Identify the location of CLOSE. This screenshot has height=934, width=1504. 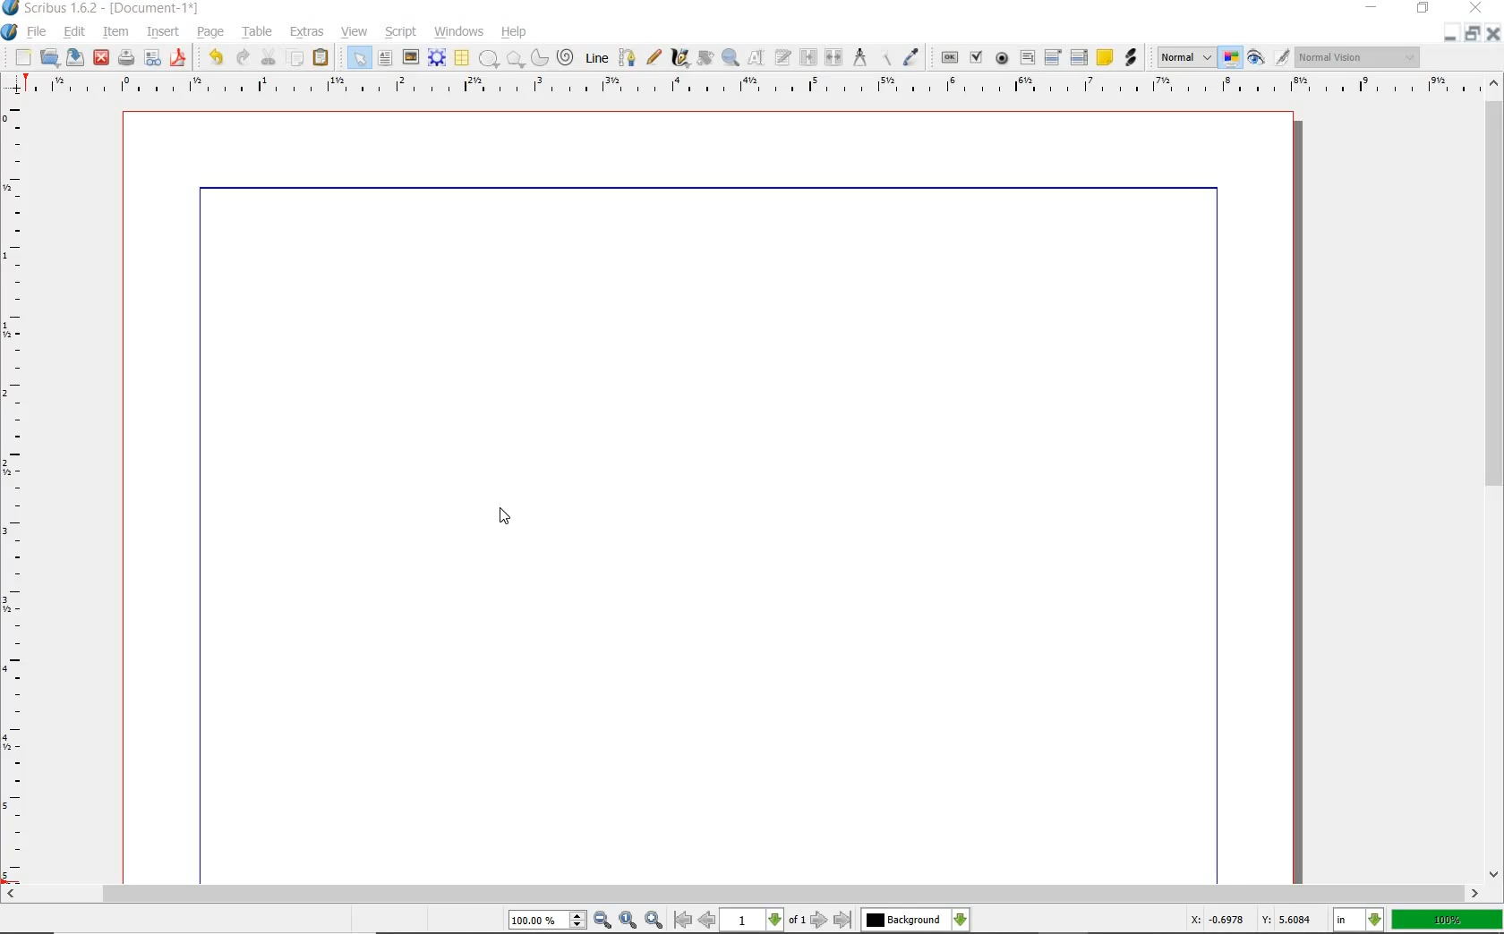
(1493, 34).